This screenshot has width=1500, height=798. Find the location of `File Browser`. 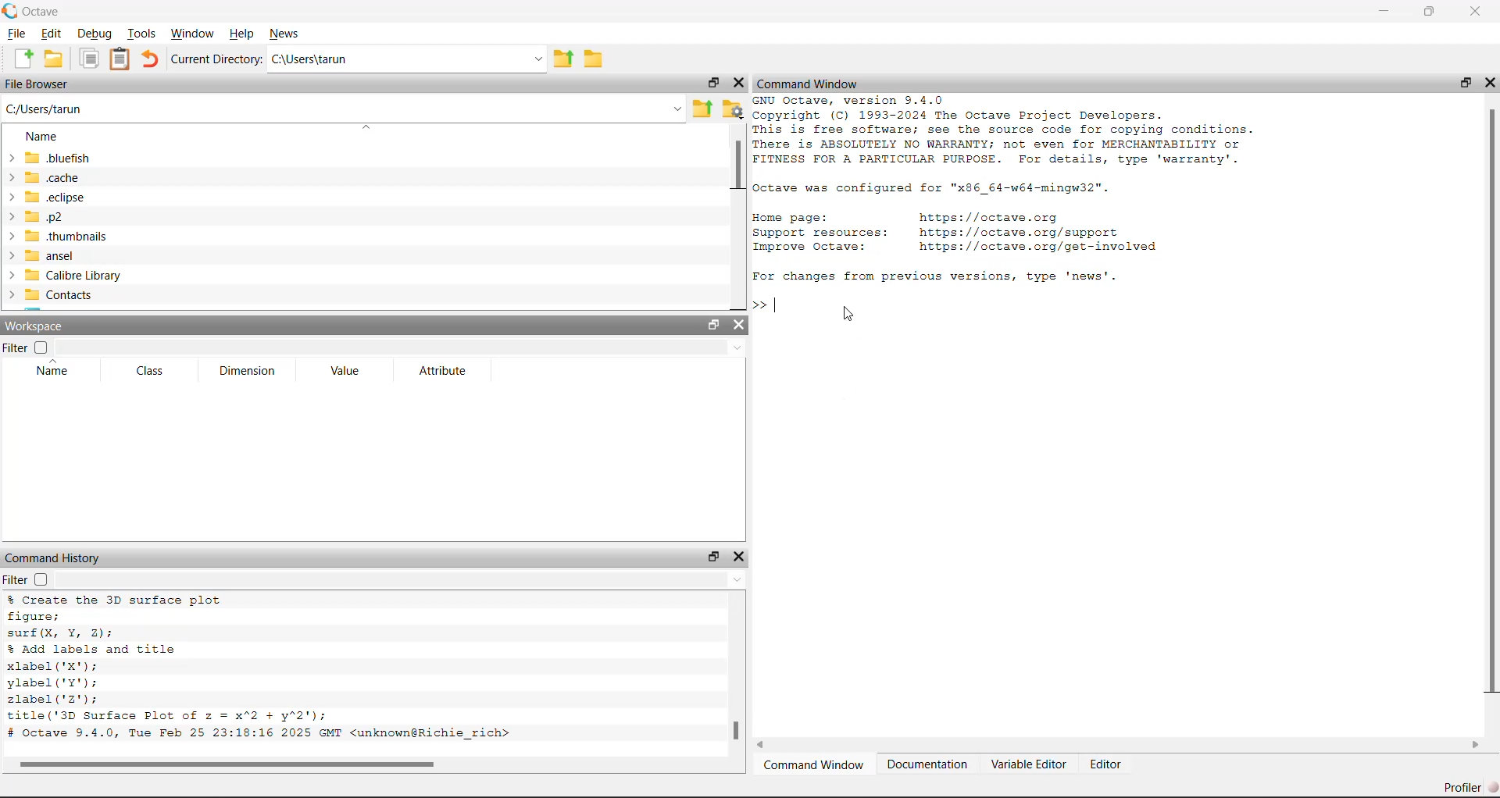

File Browser is located at coordinates (37, 84).